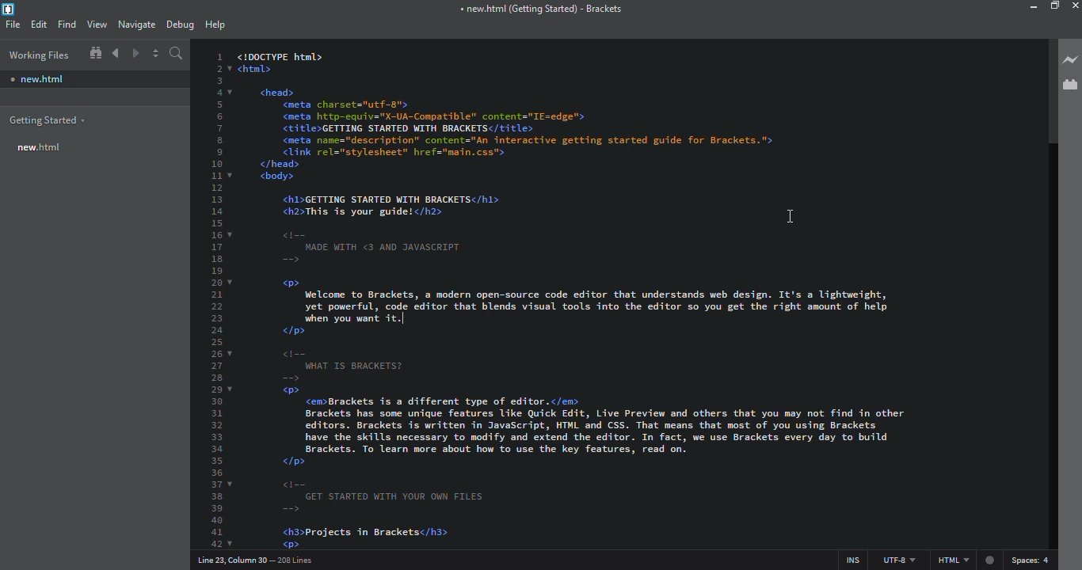 The width and height of the screenshot is (1082, 570). What do you see at coordinates (47, 119) in the screenshot?
I see `getting started` at bounding box center [47, 119].